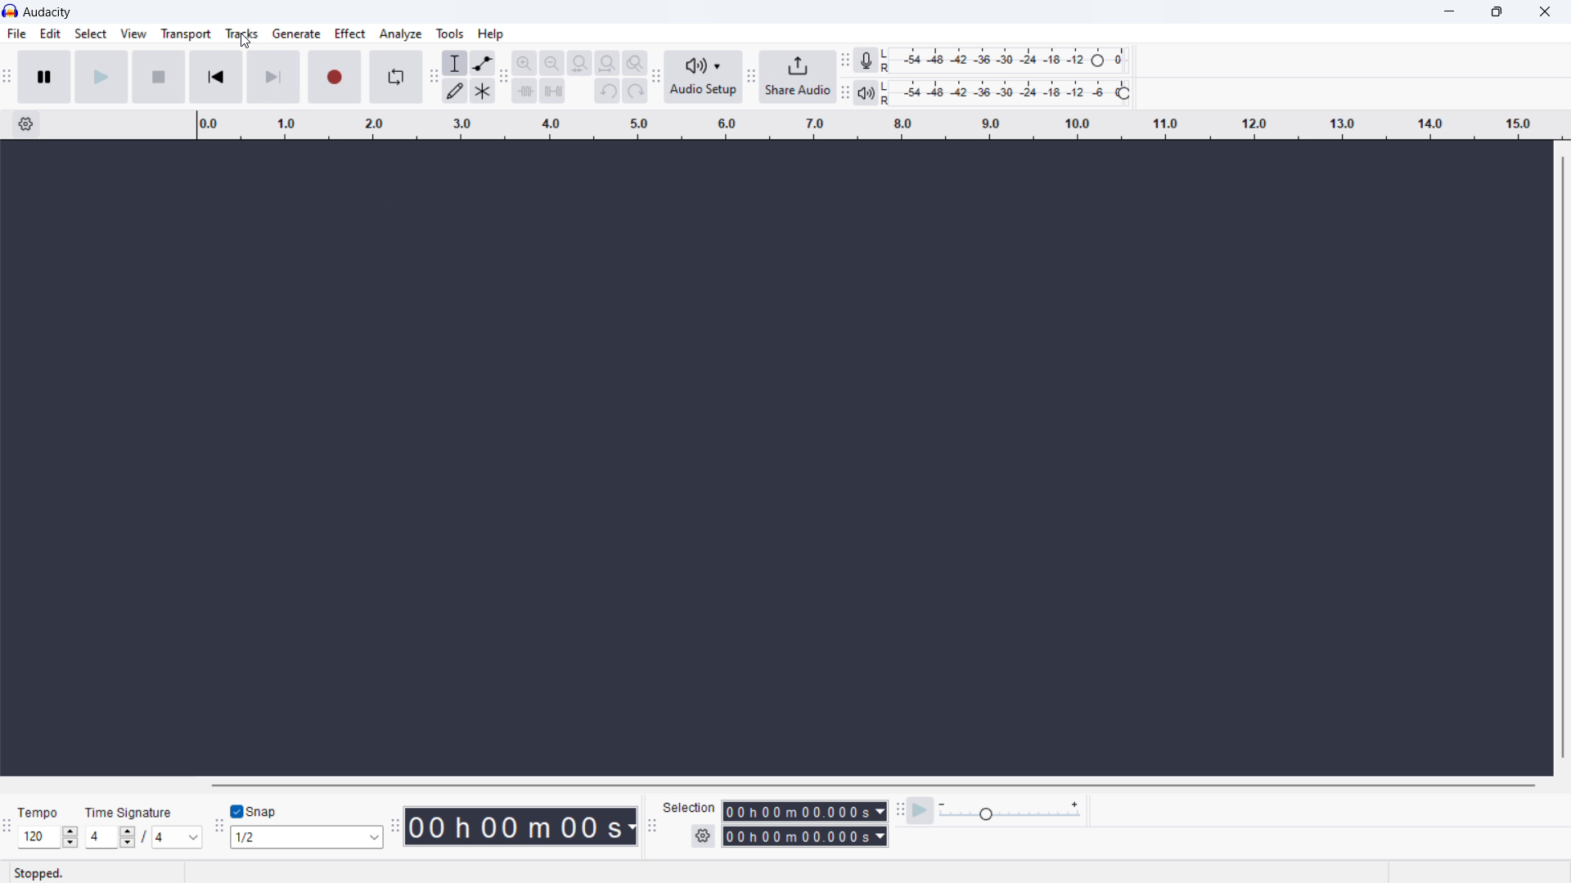  What do you see at coordinates (872, 785) in the screenshot?
I see `horizontal scrollbar` at bounding box center [872, 785].